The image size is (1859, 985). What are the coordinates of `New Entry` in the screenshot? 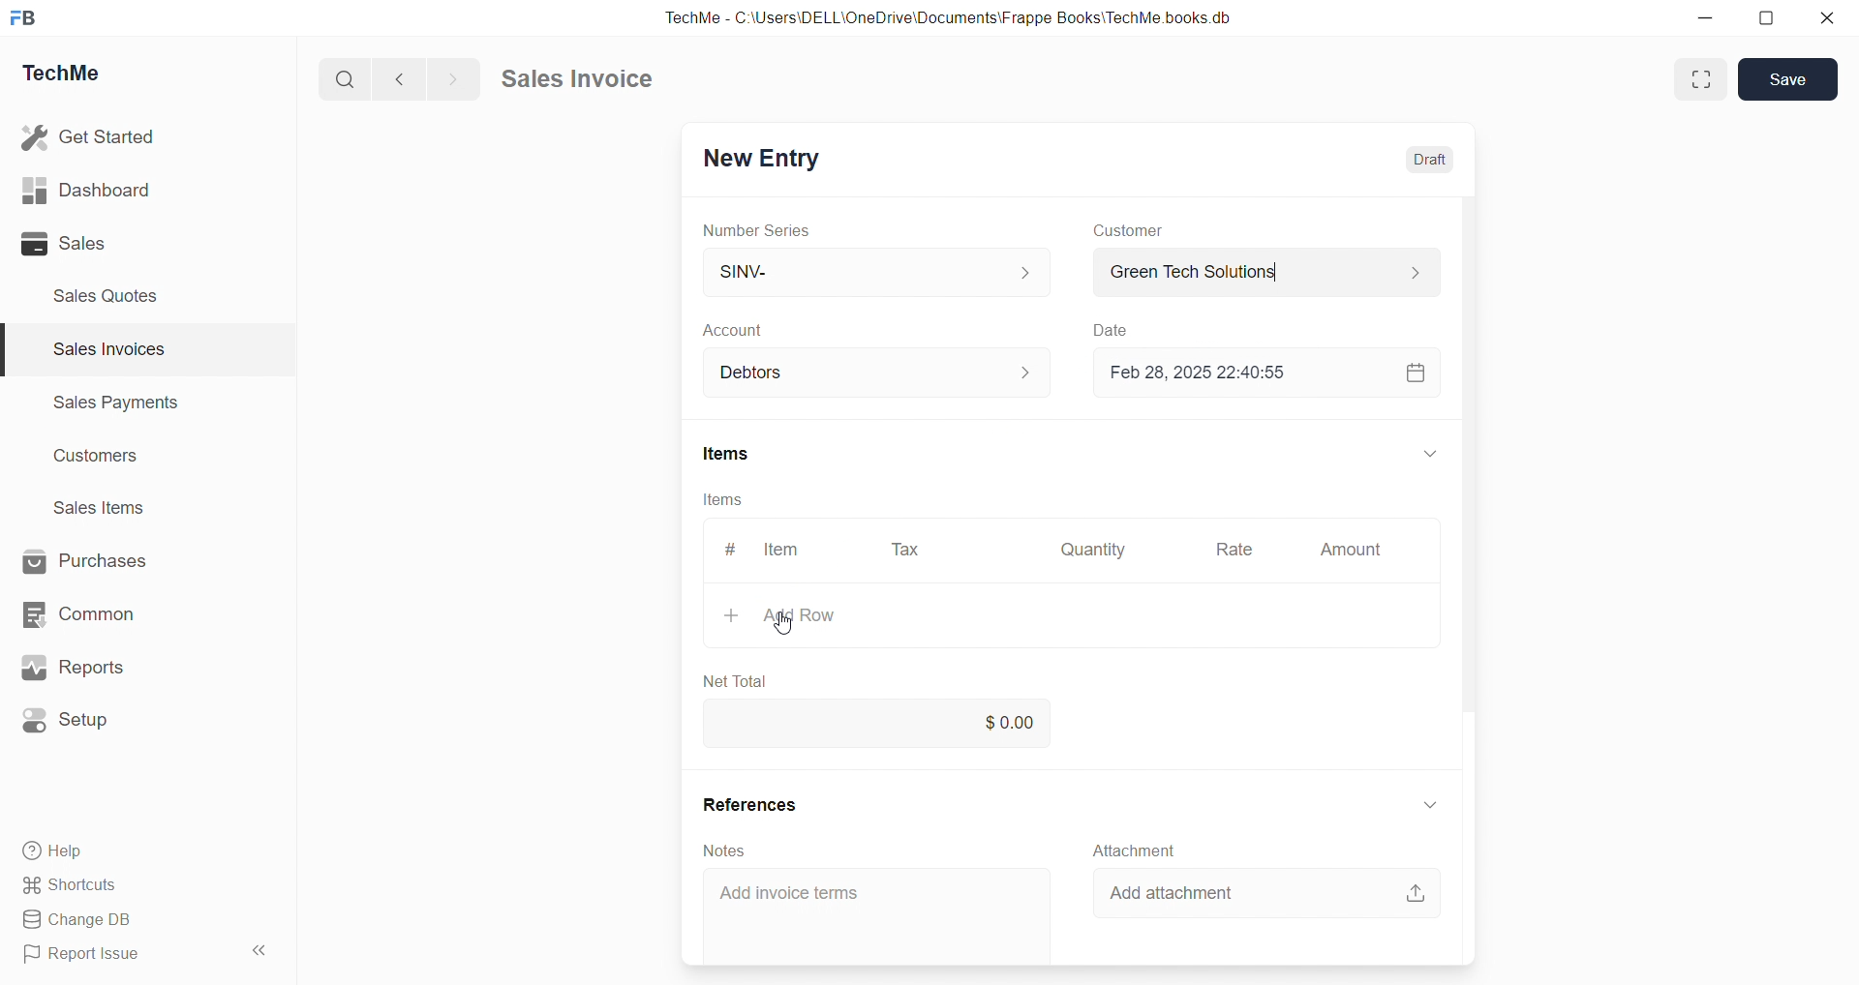 It's located at (765, 160).